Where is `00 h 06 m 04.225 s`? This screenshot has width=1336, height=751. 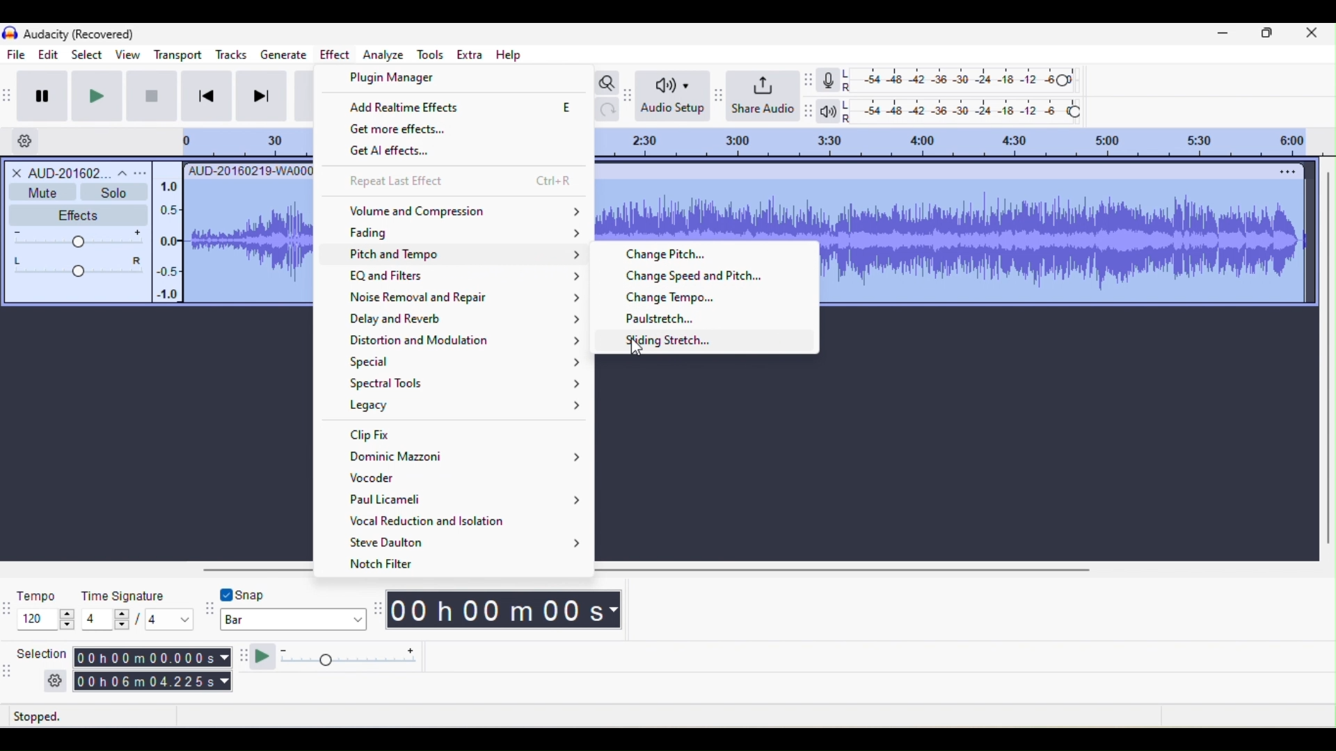
00 h 06 m 04.225 s is located at coordinates (152, 684).